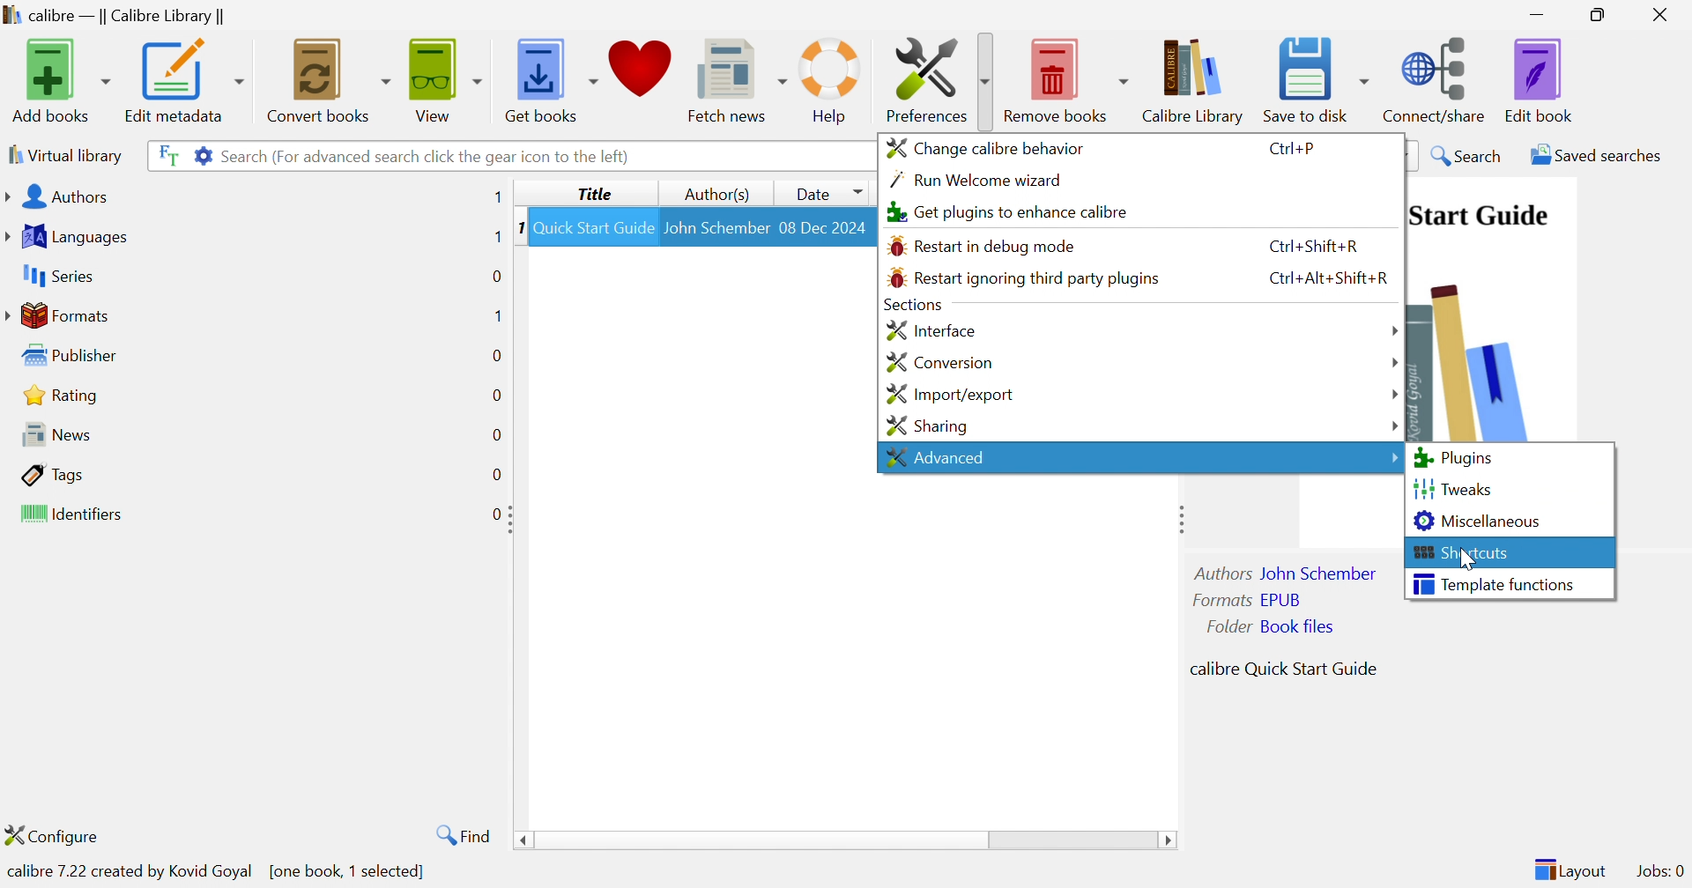 The image size is (1692, 888). What do you see at coordinates (1603, 16) in the screenshot?
I see `Restore Down` at bounding box center [1603, 16].